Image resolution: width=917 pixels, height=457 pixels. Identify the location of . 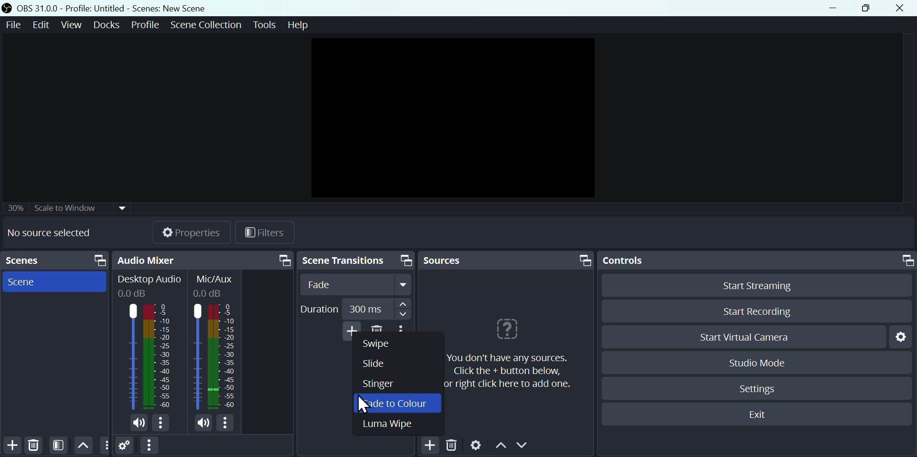
(43, 24).